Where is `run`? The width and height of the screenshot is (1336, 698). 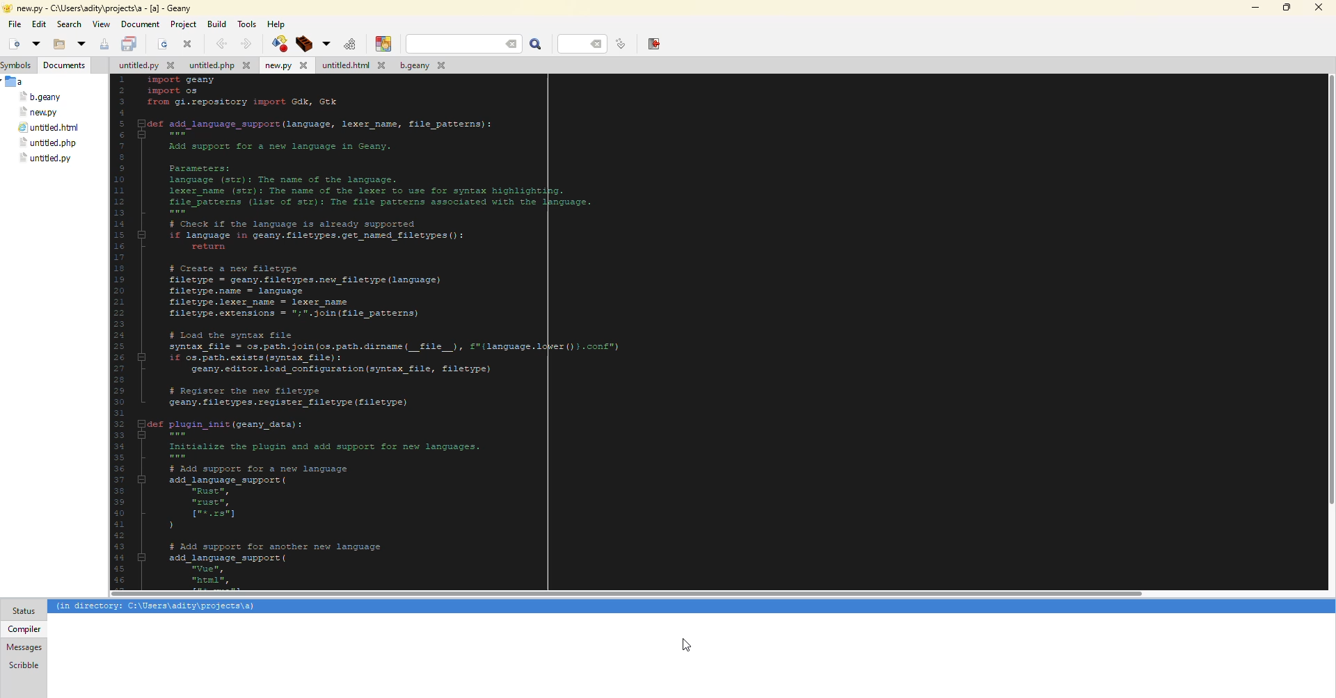
run is located at coordinates (349, 44).